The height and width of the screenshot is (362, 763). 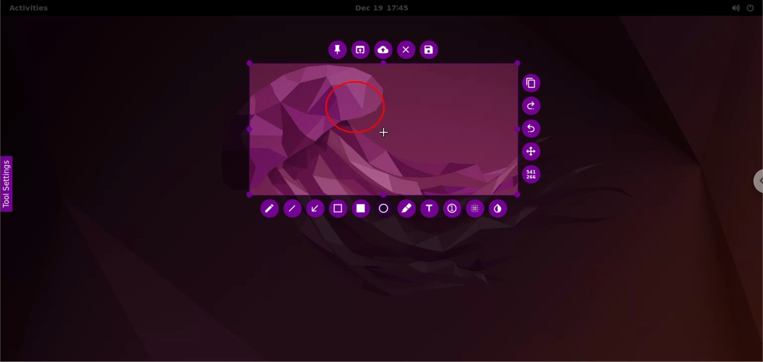 What do you see at coordinates (406, 51) in the screenshot?
I see `cancel capture` at bounding box center [406, 51].